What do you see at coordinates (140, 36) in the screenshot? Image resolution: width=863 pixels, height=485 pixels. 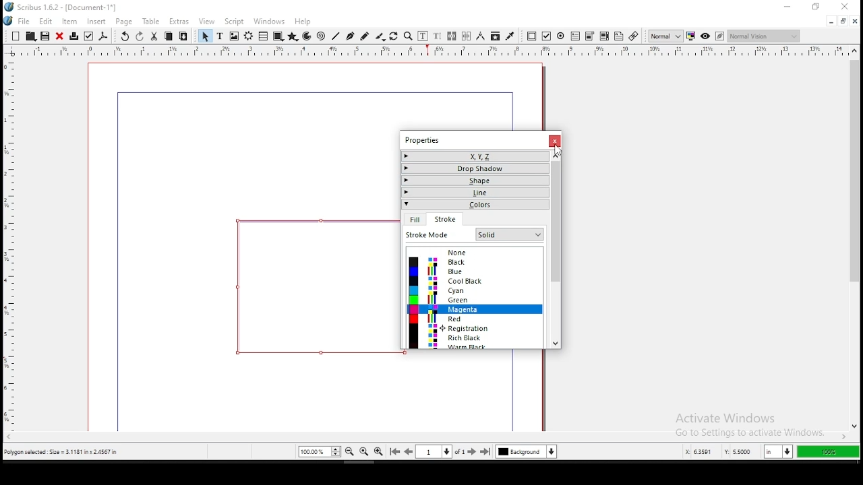 I see `redo` at bounding box center [140, 36].